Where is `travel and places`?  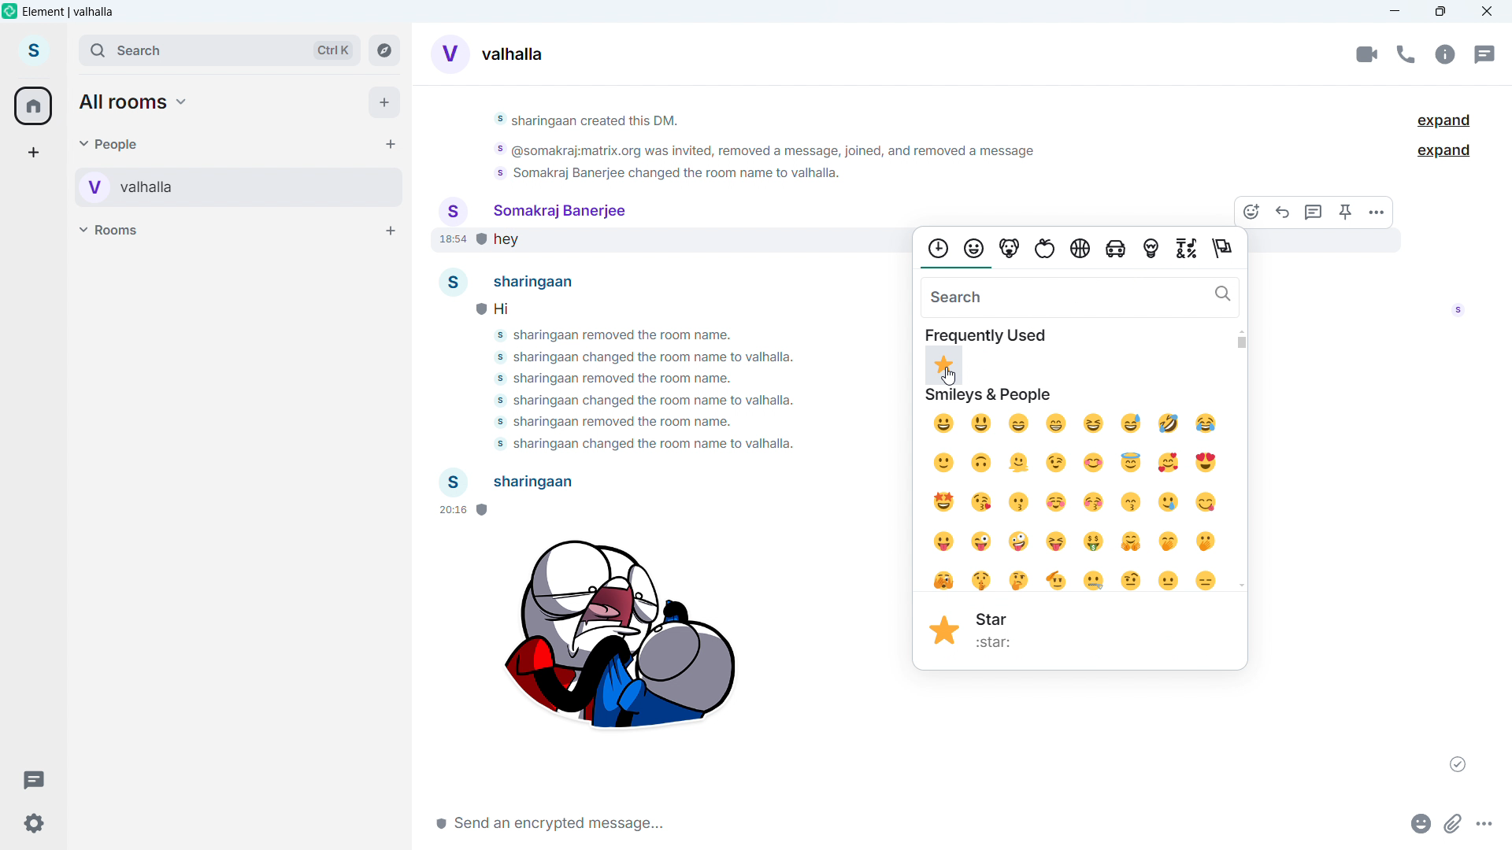
travel and places is located at coordinates (1119, 251).